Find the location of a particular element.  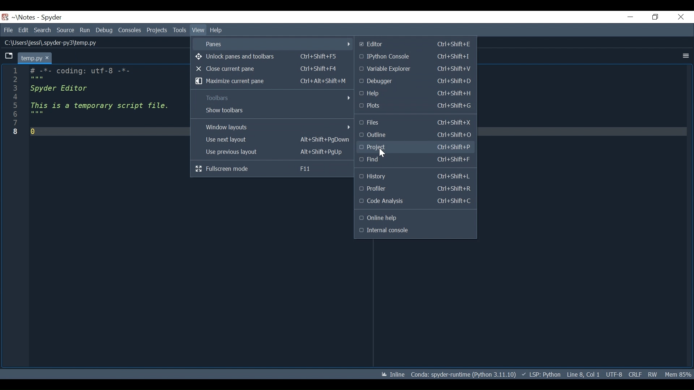

Project Name is located at coordinates (24, 17).